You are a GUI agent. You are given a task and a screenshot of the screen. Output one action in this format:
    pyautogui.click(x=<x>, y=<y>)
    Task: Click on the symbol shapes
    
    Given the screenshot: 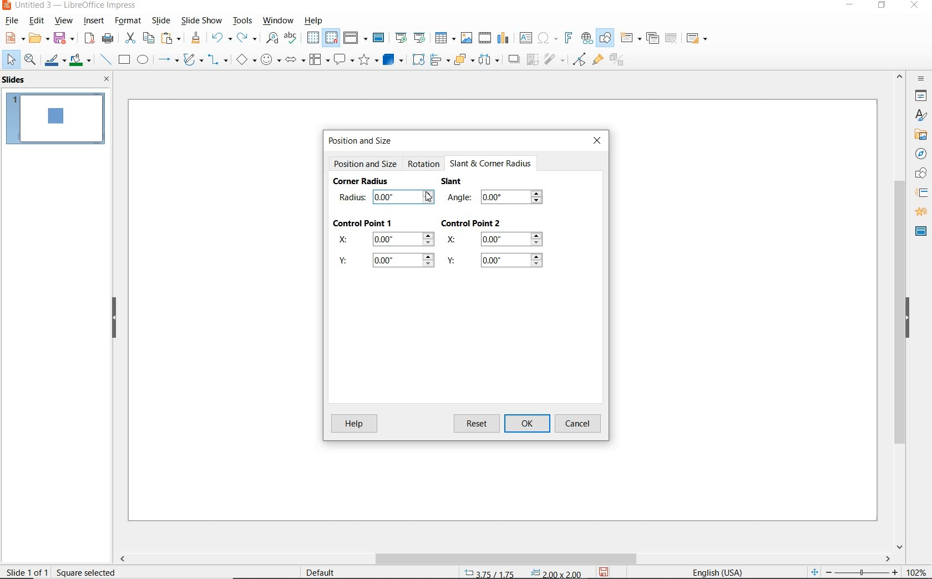 What is the action you would take?
    pyautogui.click(x=270, y=60)
    